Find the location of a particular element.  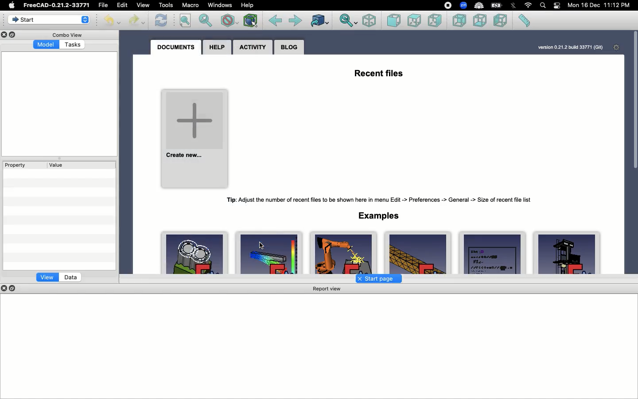

Activity  is located at coordinates (253, 47).